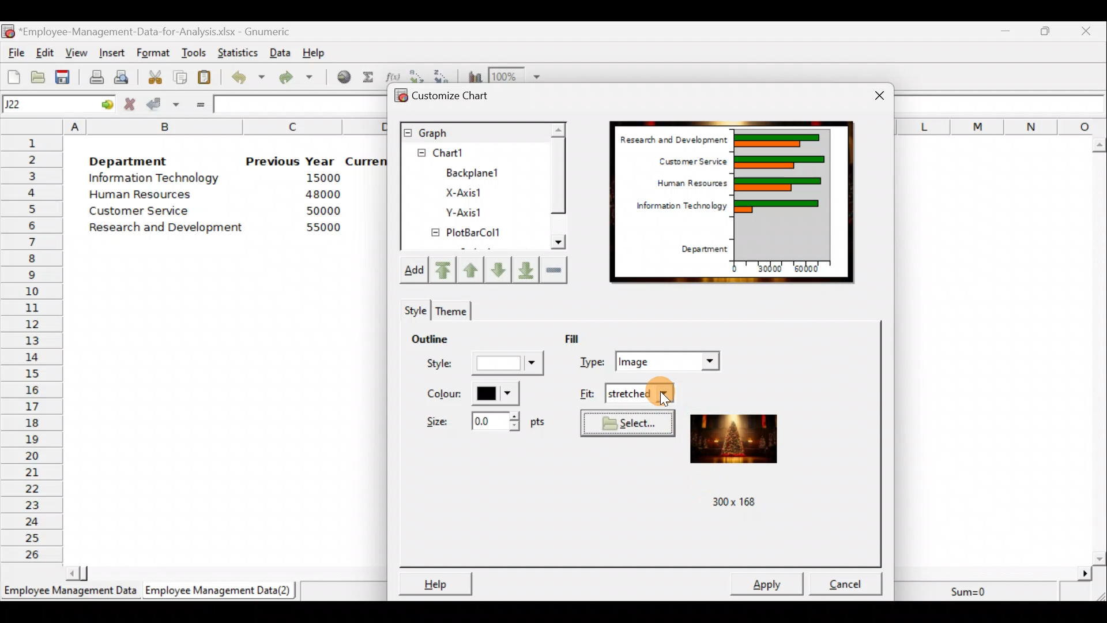 Image resolution: width=1107 pixels, height=623 pixels. Describe the element at coordinates (672, 137) in the screenshot. I see `Research and Development` at that location.